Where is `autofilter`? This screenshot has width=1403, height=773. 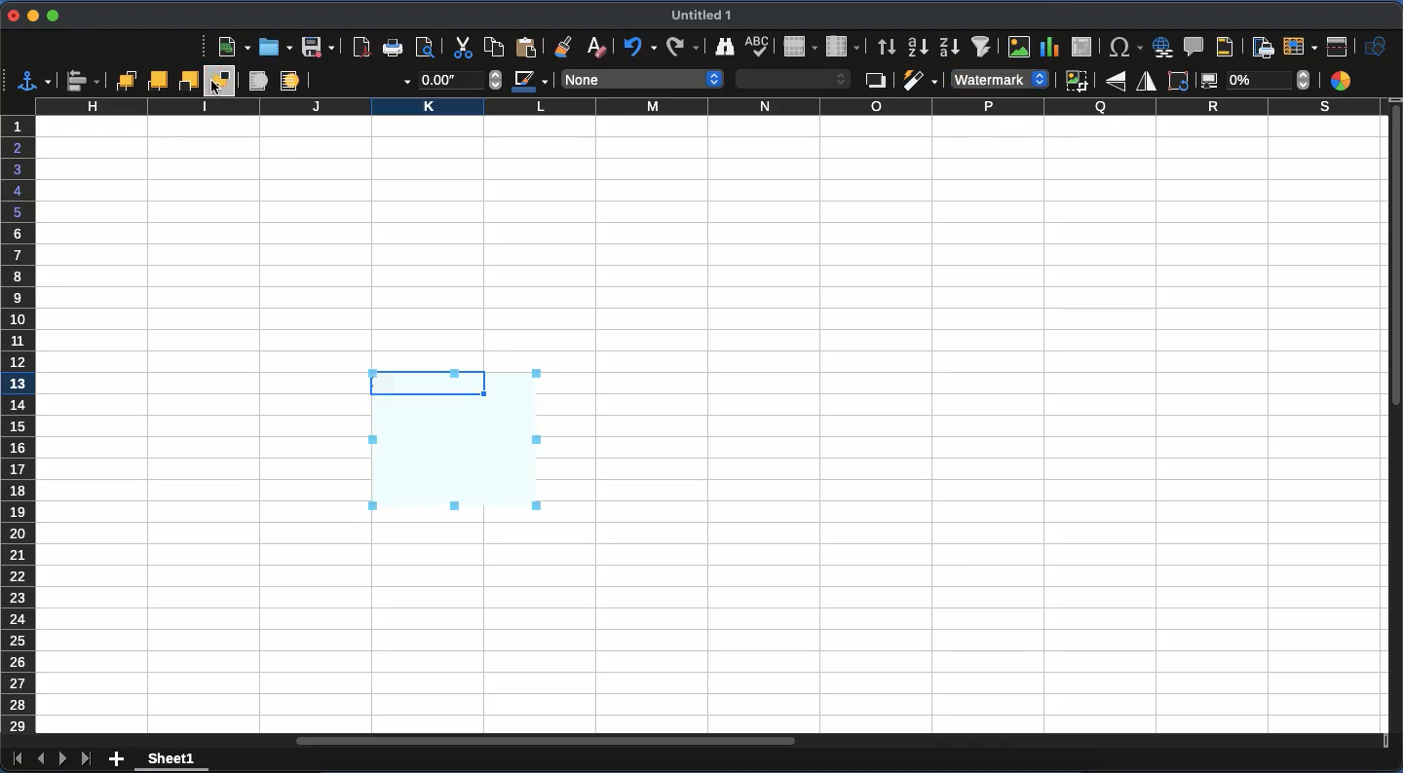 autofilter is located at coordinates (985, 47).